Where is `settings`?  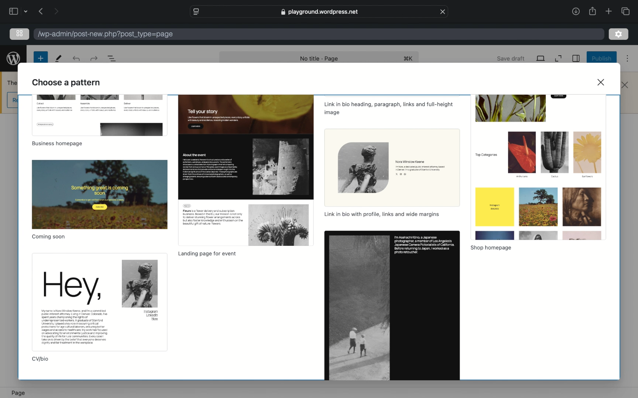
settings is located at coordinates (619, 35).